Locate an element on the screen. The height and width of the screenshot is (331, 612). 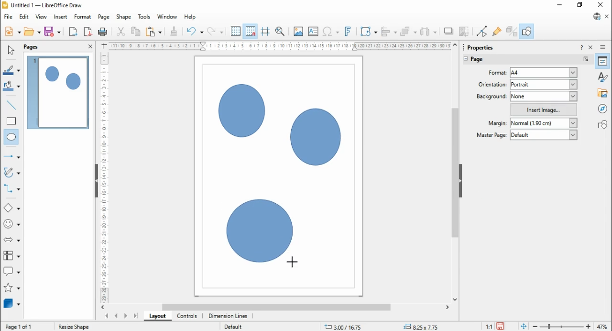
export directly as PDF is located at coordinates (87, 32).